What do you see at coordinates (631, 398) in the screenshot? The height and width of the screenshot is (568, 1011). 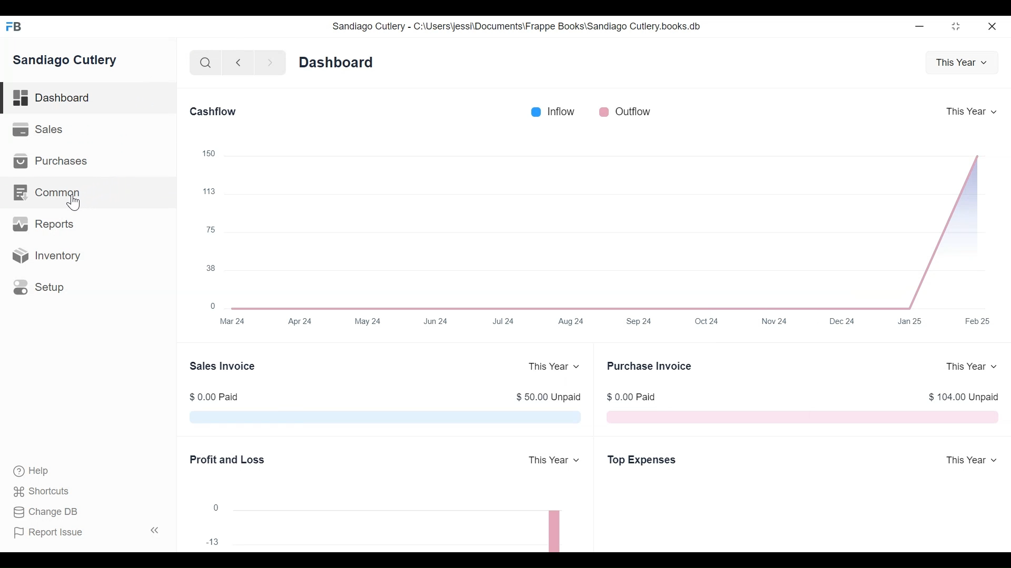 I see `$0.00 Paid` at bounding box center [631, 398].